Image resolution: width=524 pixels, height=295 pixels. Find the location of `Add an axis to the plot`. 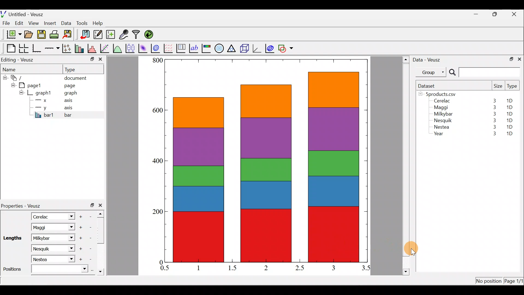

Add an axis to the plot is located at coordinates (53, 48).